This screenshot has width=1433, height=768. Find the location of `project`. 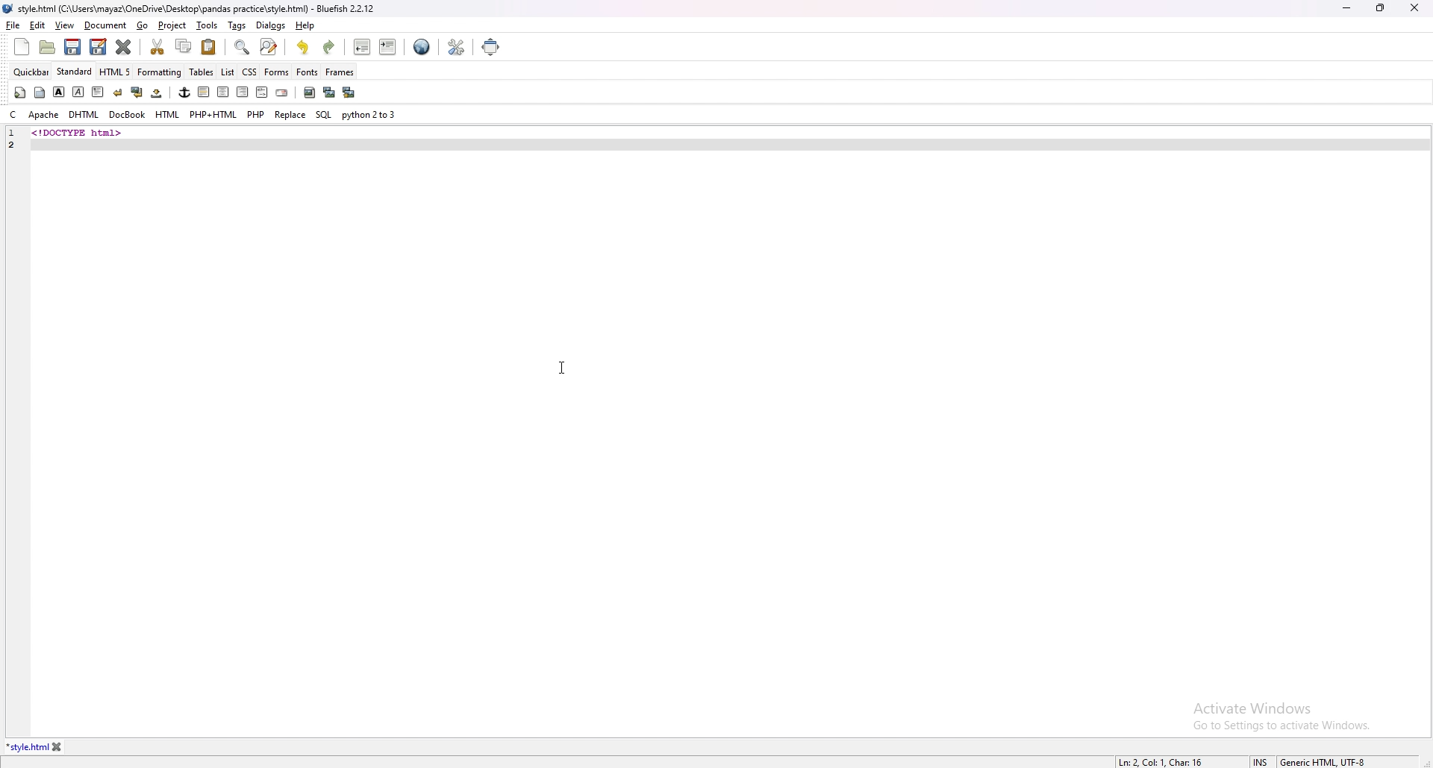

project is located at coordinates (173, 25).